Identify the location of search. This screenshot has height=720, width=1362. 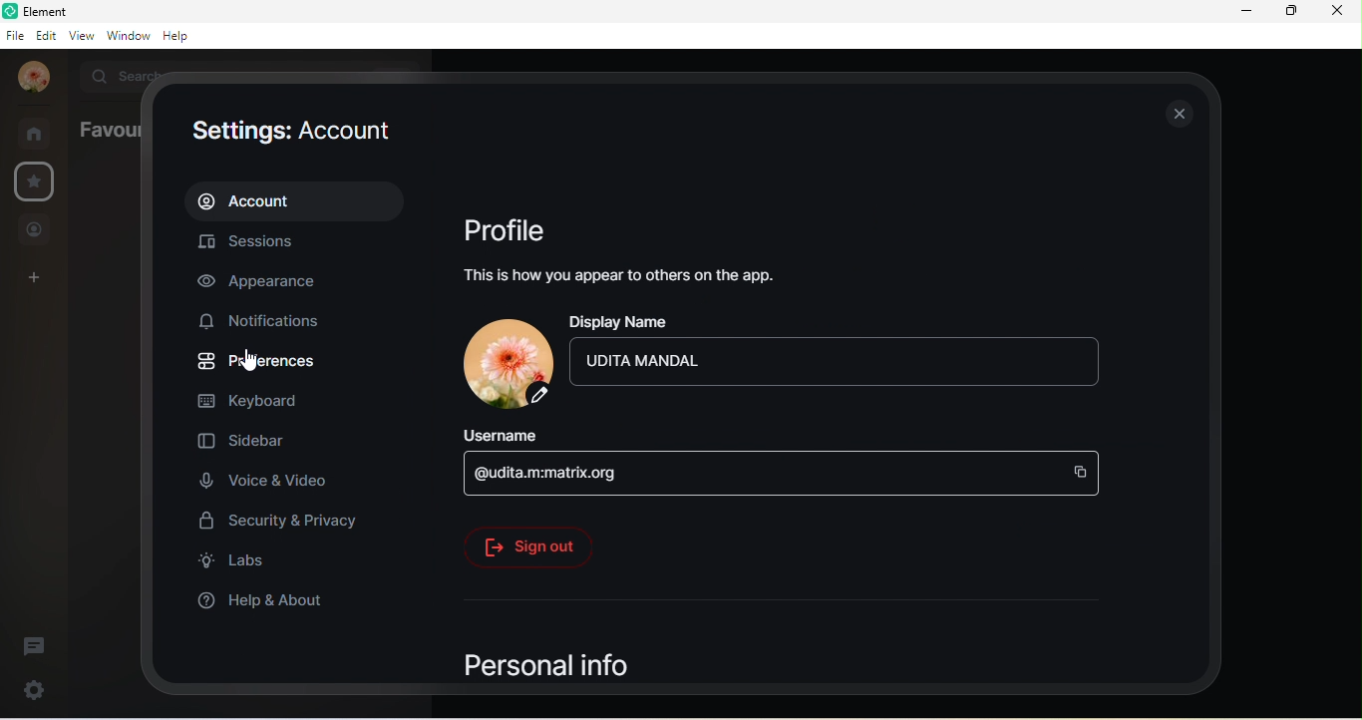
(114, 75).